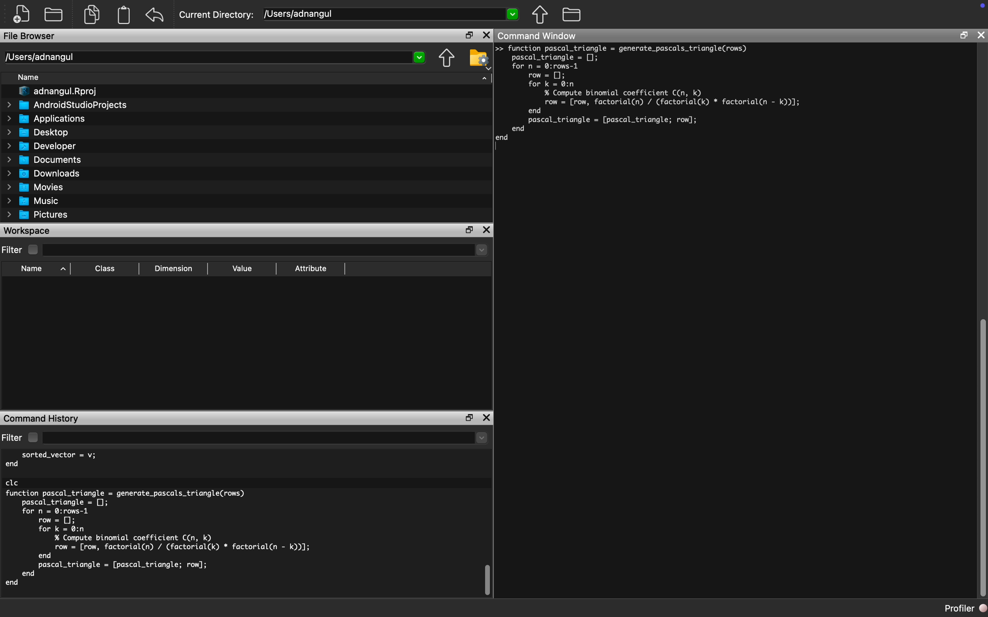 This screenshot has height=617, width=988. What do you see at coordinates (31, 201) in the screenshot?
I see `Music` at bounding box center [31, 201].